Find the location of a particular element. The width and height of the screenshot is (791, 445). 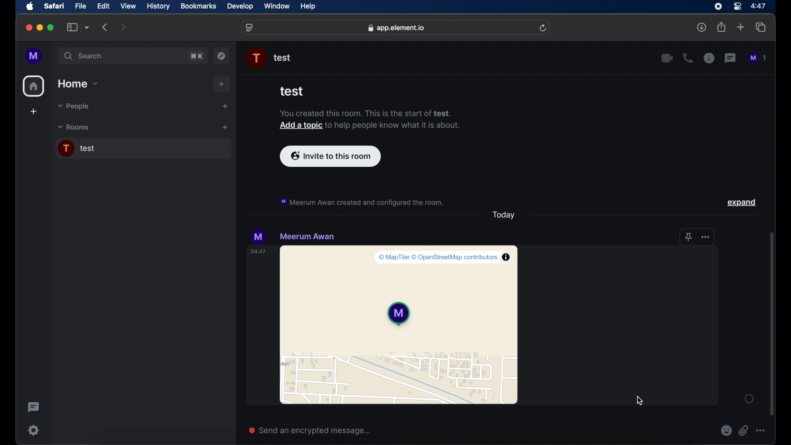

new tab is located at coordinates (741, 27).